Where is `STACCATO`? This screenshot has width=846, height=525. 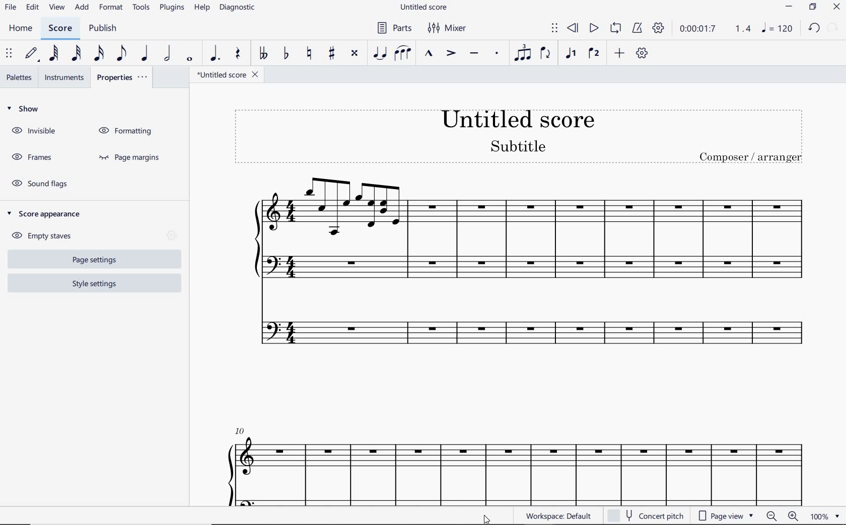
STACCATO is located at coordinates (497, 55).